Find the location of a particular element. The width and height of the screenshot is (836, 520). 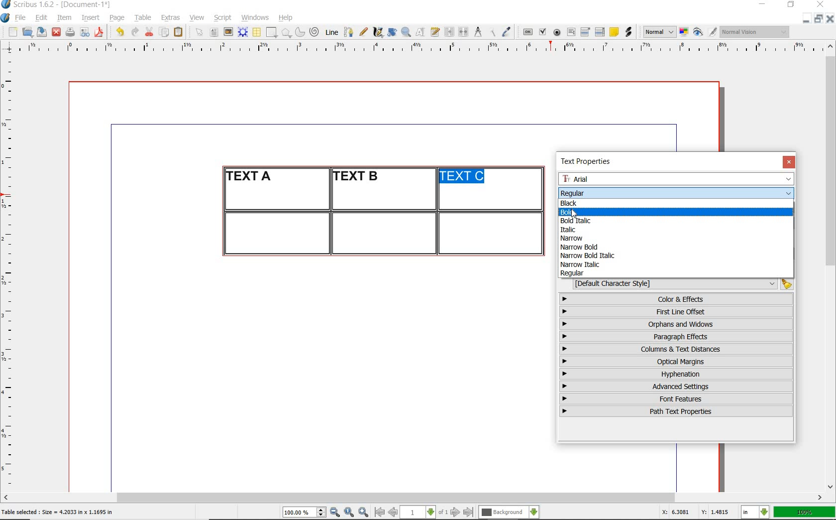

pdf radio button is located at coordinates (557, 33).